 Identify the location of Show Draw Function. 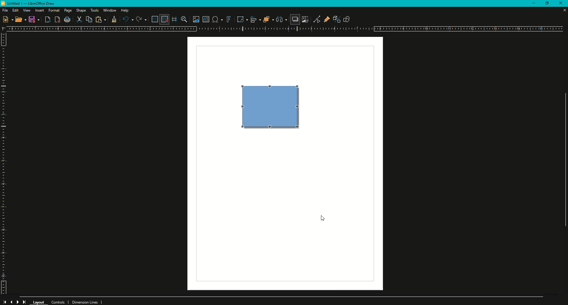
(346, 19).